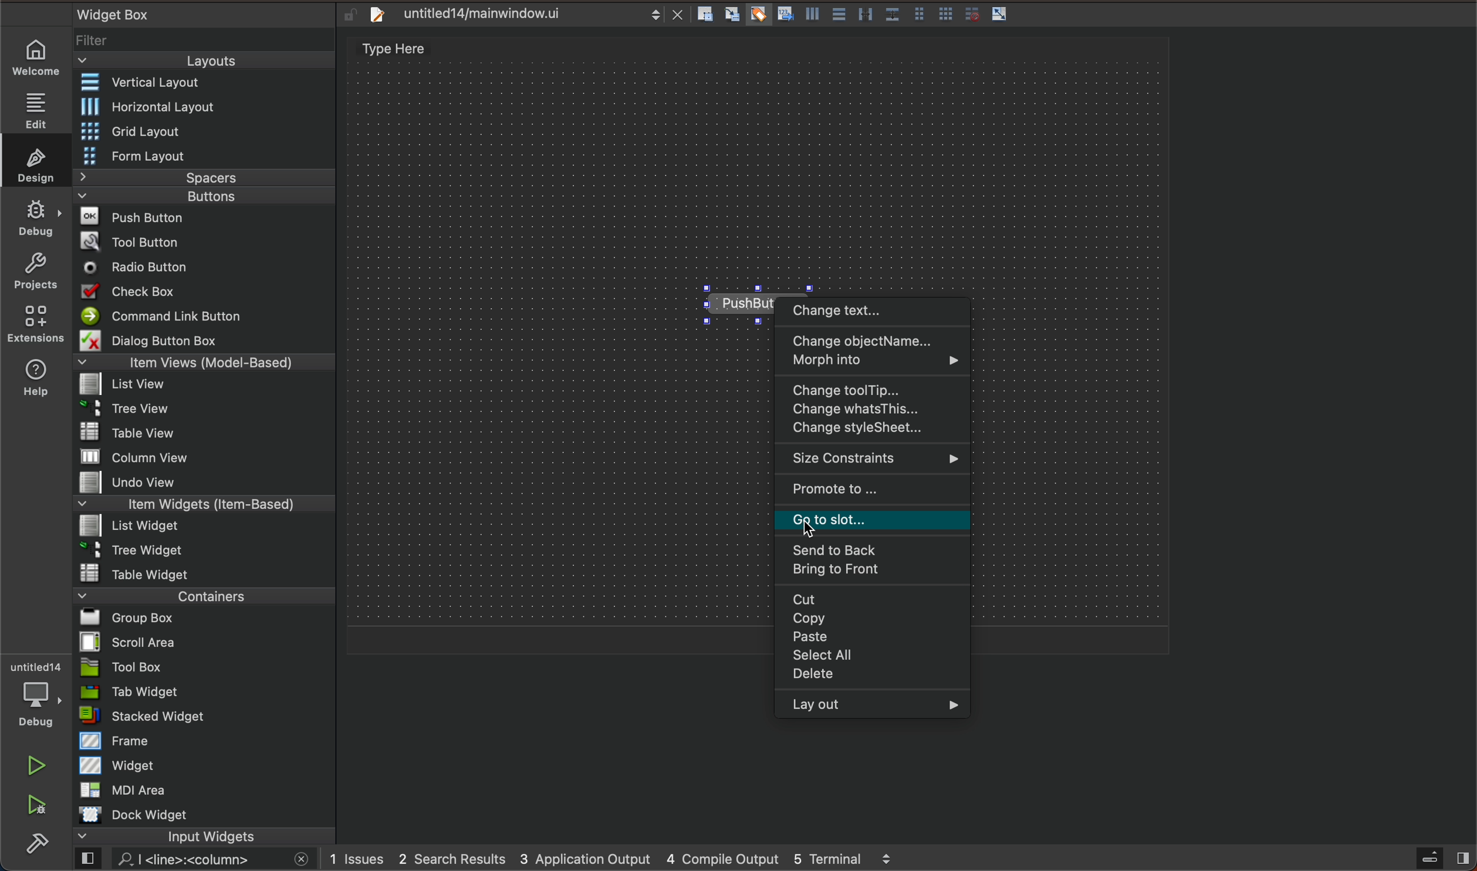 This screenshot has height=871, width=1477. What do you see at coordinates (1437, 858) in the screenshot?
I see `sidebar` at bounding box center [1437, 858].